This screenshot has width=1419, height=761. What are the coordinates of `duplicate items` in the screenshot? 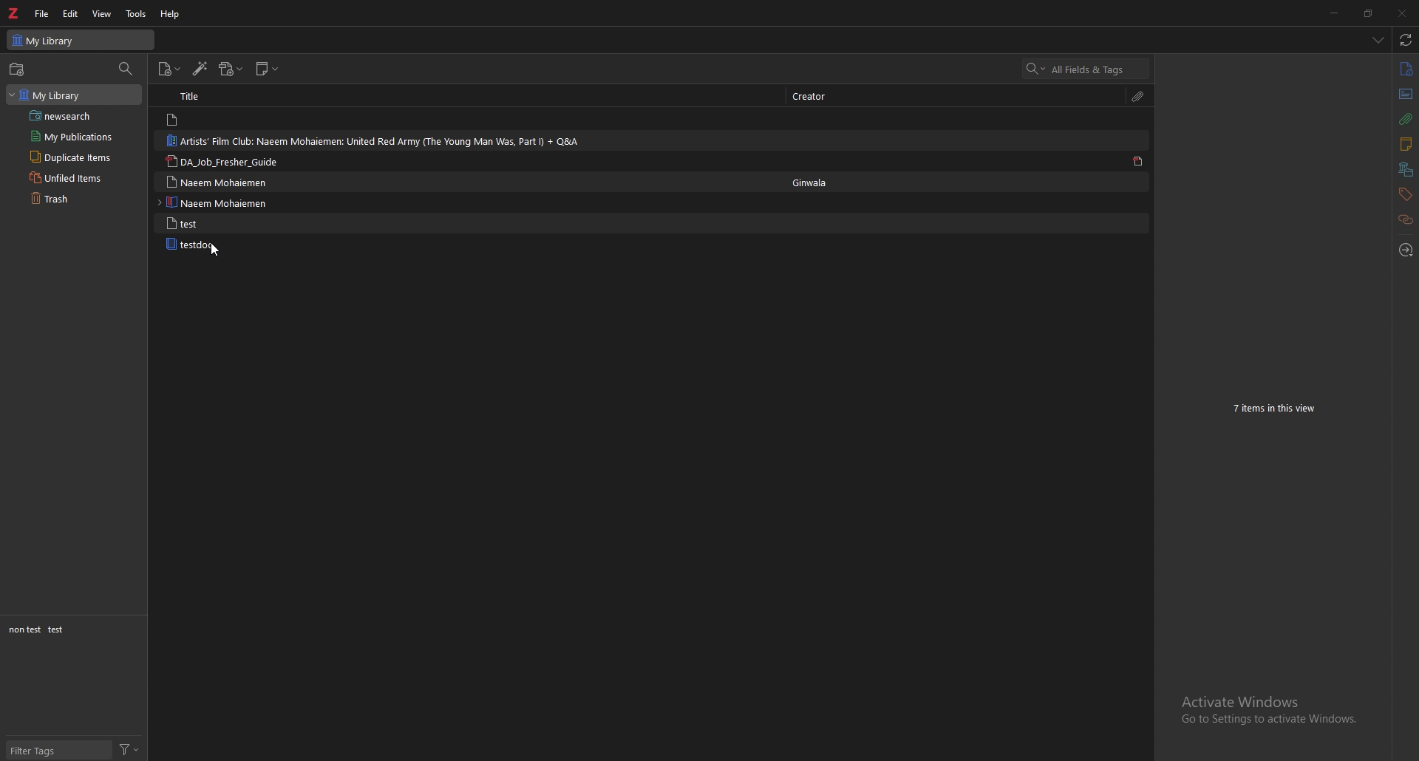 It's located at (76, 157).